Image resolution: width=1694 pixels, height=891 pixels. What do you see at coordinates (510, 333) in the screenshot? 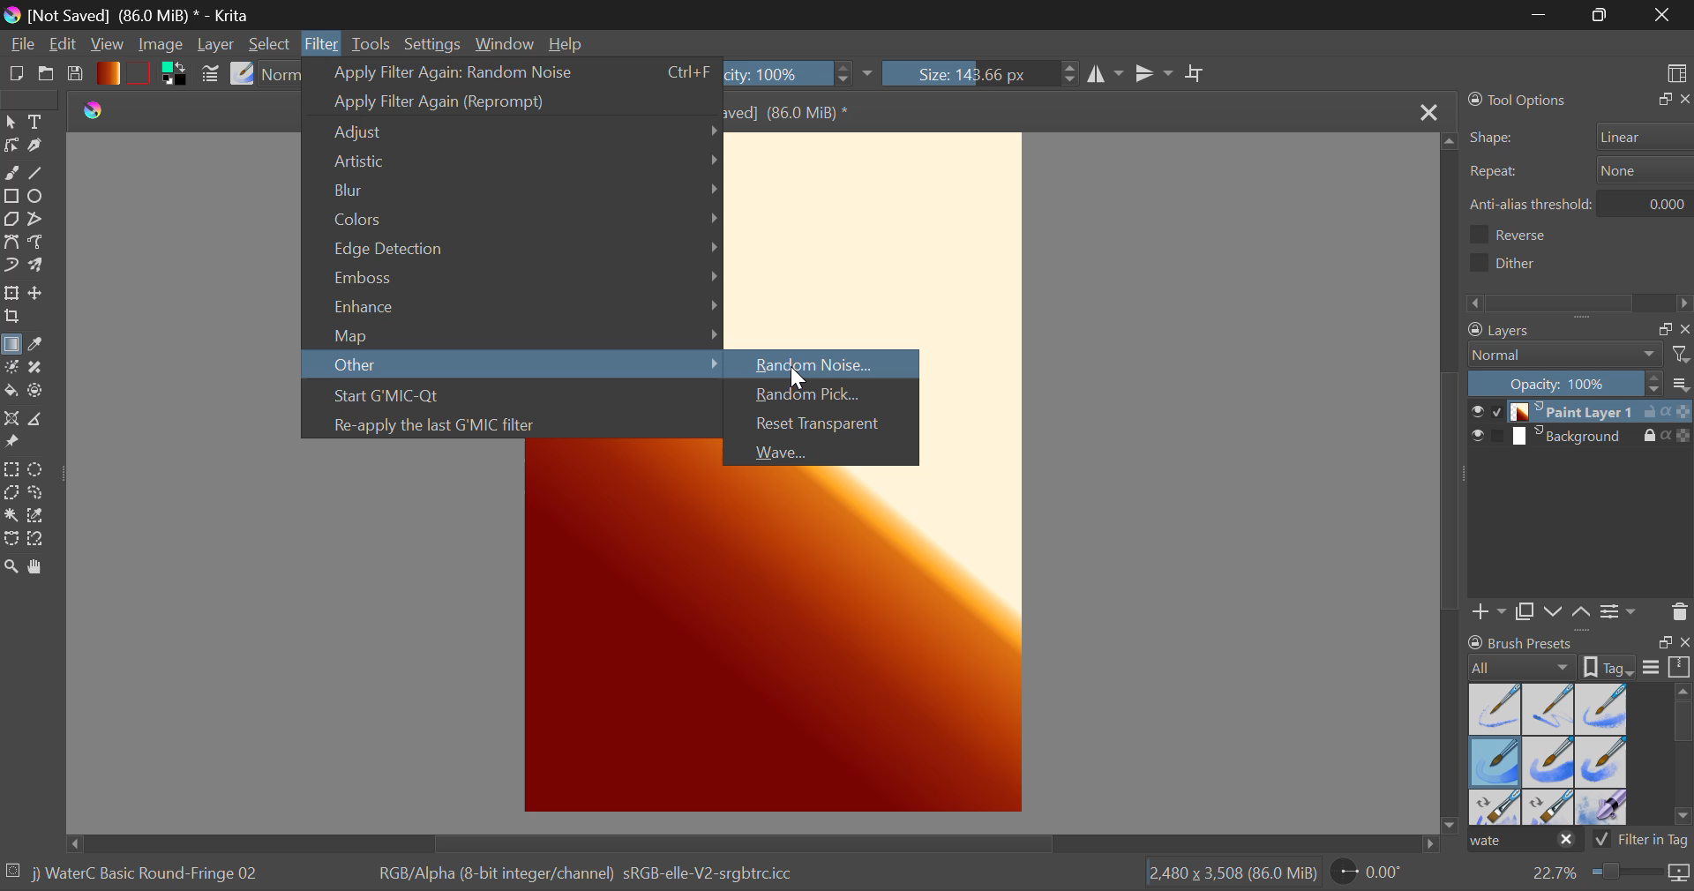
I see `Map` at bounding box center [510, 333].